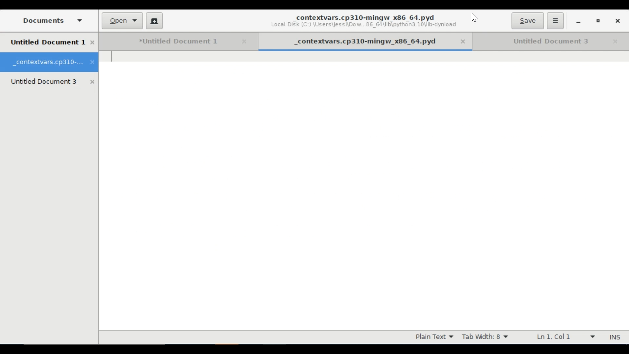 This screenshot has height=354, width=629. Describe the element at coordinates (487, 337) in the screenshot. I see `Tab Width` at that location.